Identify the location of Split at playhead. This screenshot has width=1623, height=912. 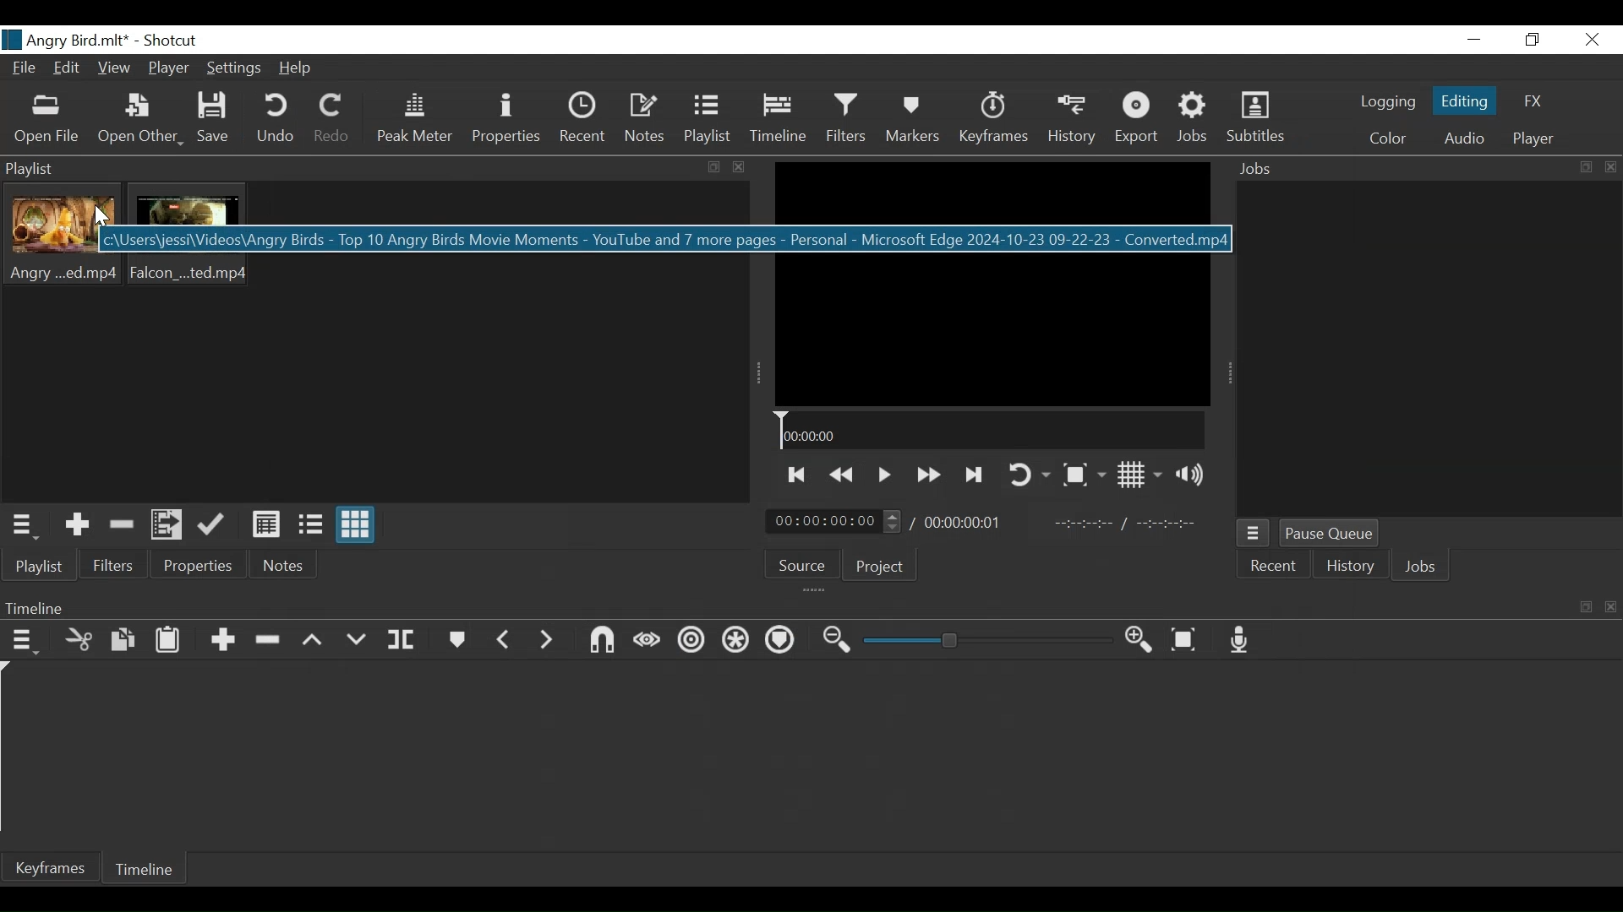
(404, 641).